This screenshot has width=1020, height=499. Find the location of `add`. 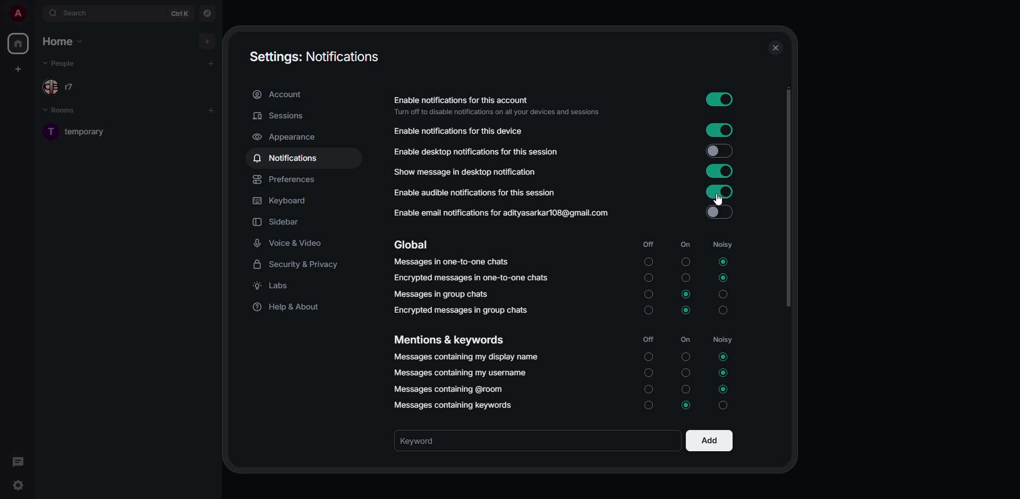

add is located at coordinates (708, 441).